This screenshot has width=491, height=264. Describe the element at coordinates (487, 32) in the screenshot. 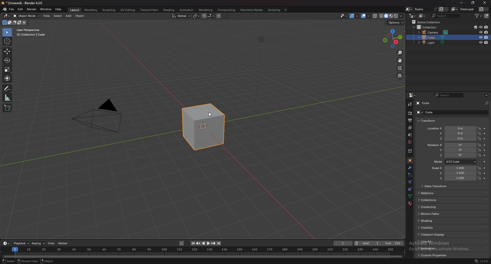

I see `disable in render` at that location.